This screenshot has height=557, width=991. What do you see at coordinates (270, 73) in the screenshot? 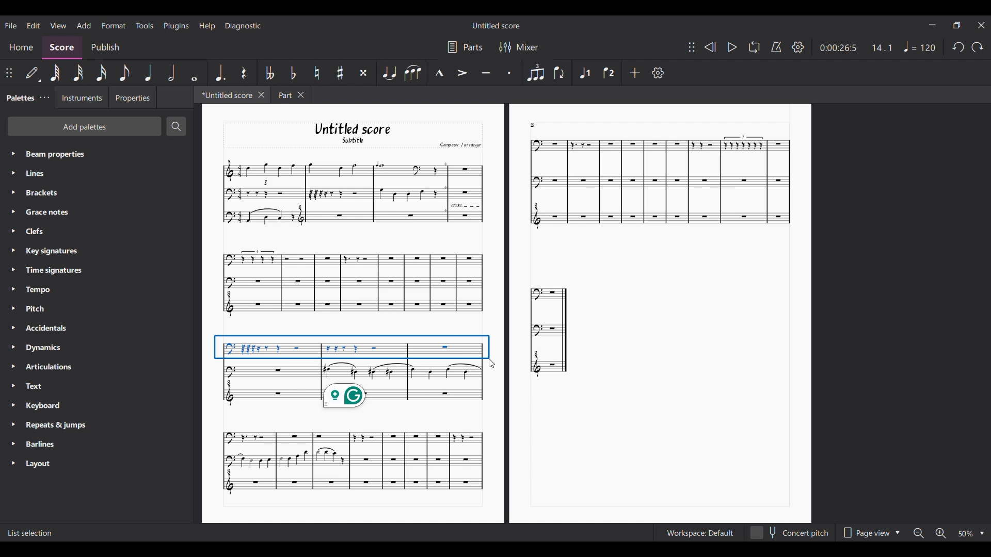
I see `Toggle double flat` at bounding box center [270, 73].